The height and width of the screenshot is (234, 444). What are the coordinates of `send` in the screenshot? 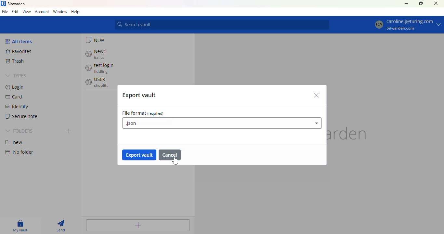 It's located at (60, 226).